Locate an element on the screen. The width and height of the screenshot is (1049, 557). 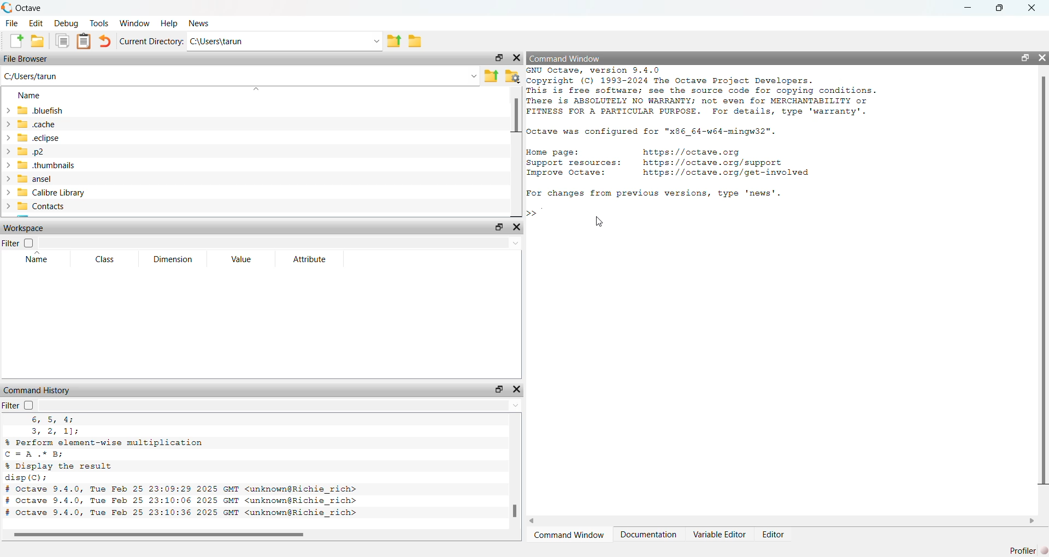
Restore Down is located at coordinates (498, 389).